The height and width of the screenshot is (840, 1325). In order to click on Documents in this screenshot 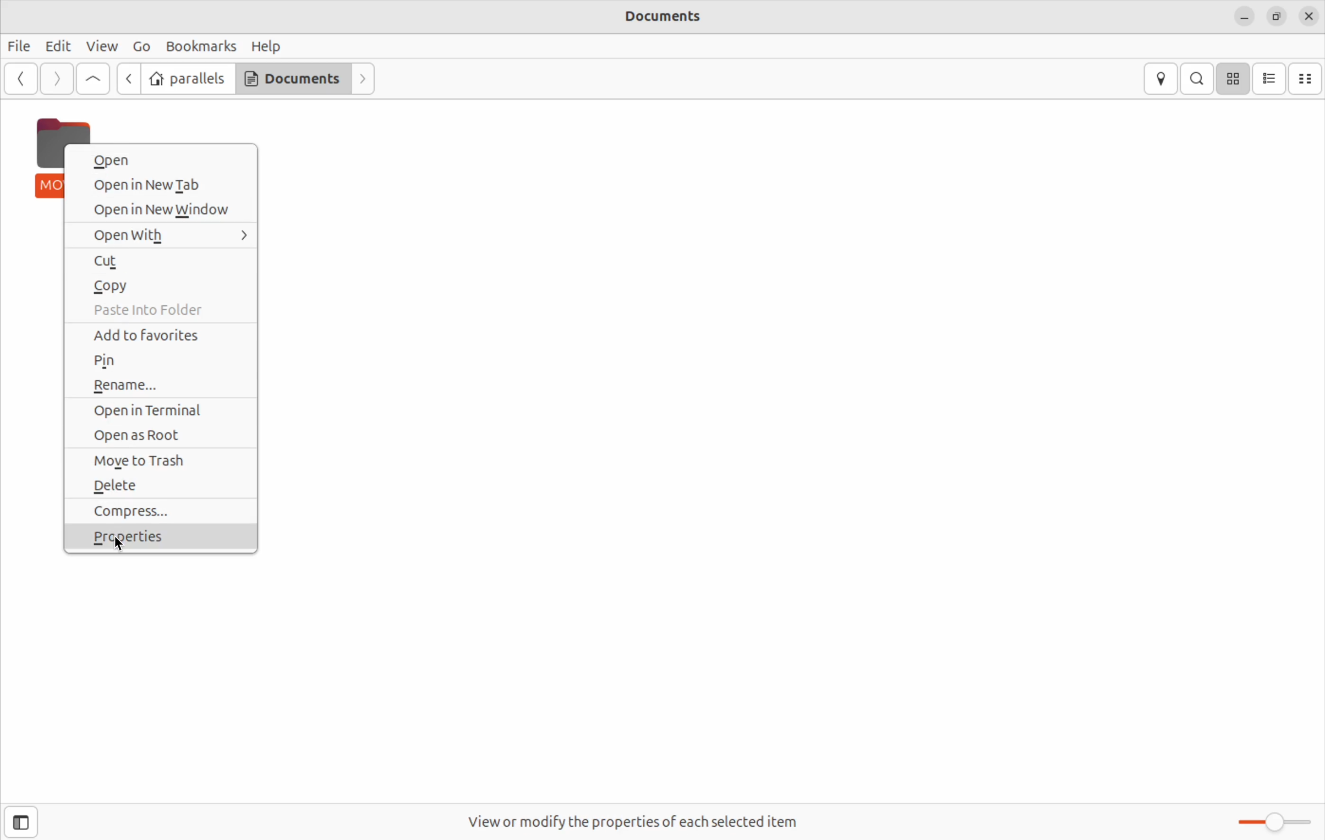, I will do `click(293, 78)`.